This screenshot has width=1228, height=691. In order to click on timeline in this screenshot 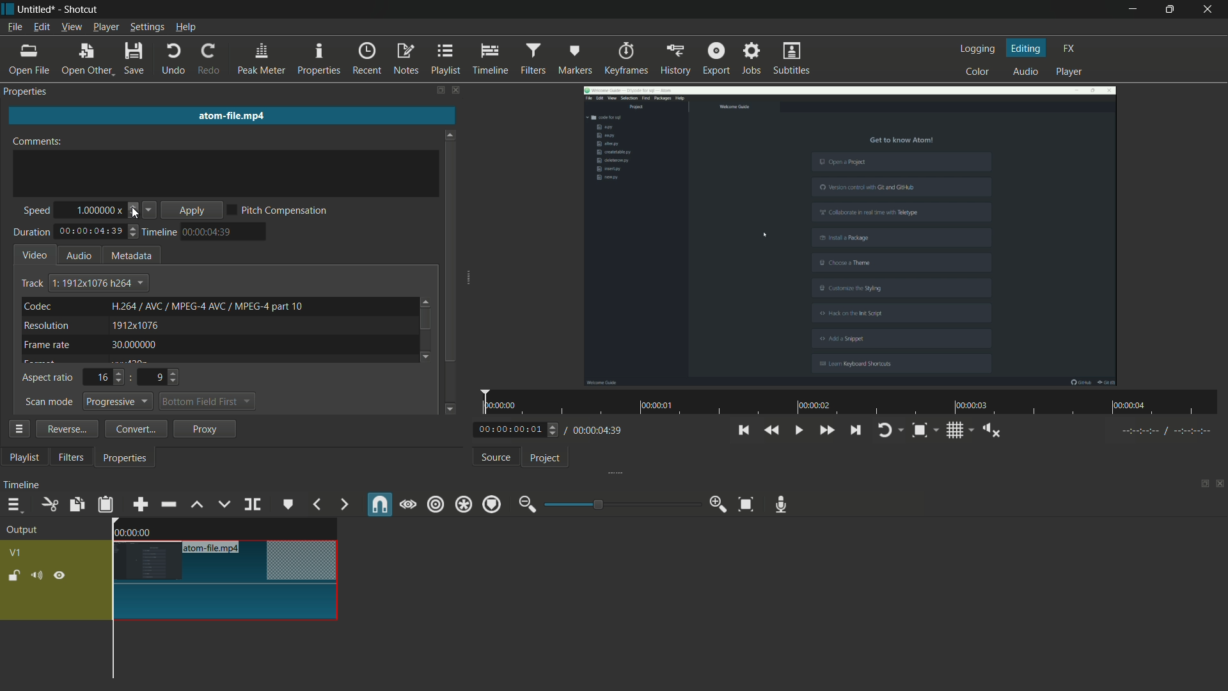, I will do `click(161, 232)`.